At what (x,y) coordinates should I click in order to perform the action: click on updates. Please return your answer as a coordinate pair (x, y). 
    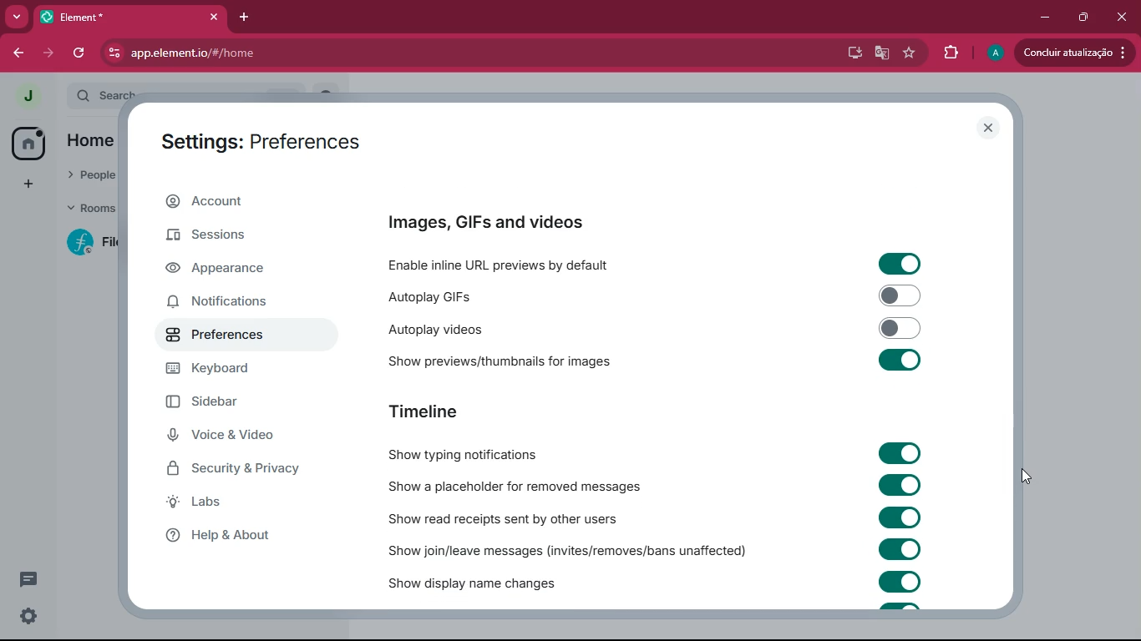
    Looking at the image, I should click on (1073, 53).